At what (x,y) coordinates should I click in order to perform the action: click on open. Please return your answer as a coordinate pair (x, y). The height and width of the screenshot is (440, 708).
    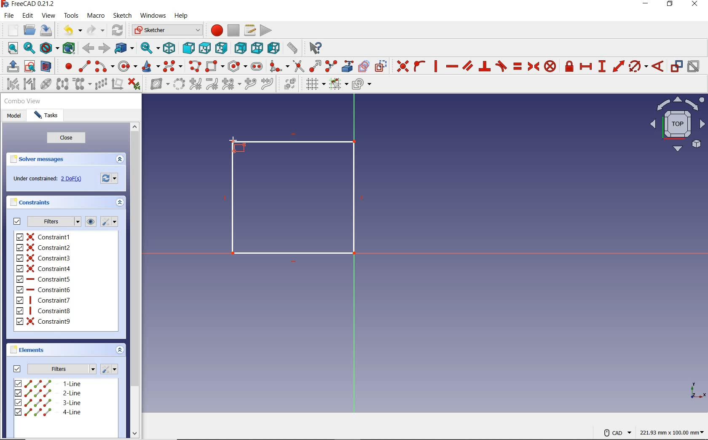
    Looking at the image, I should click on (30, 29).